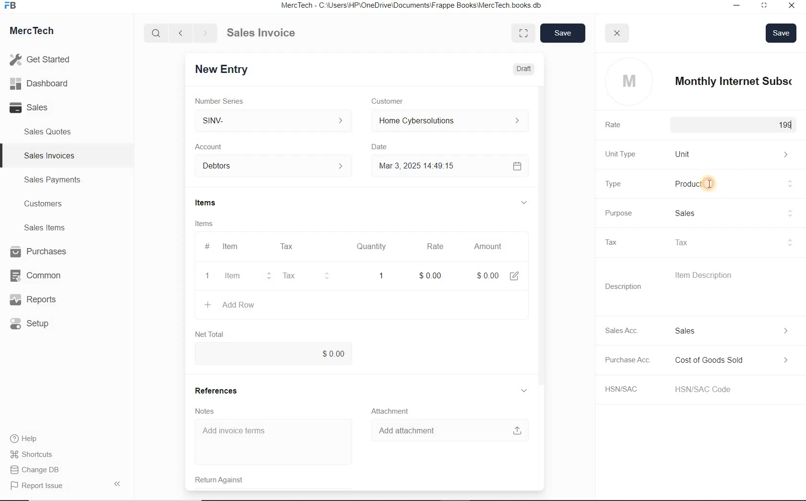 The width and height of the screenshot is (806, 501). Describe the element at coordinates (40, 252) in the screenshot. I see `Purchases` at that location.